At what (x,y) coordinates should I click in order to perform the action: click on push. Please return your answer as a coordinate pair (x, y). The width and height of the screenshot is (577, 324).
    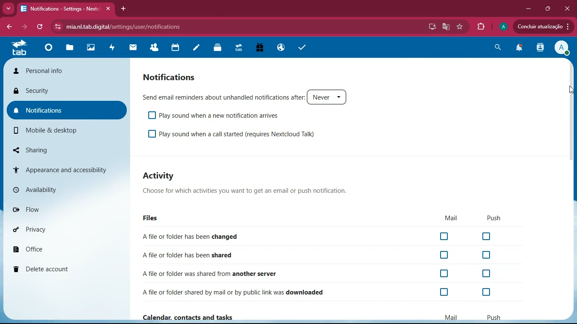
    Looking at the image, I should click on (494, 218).